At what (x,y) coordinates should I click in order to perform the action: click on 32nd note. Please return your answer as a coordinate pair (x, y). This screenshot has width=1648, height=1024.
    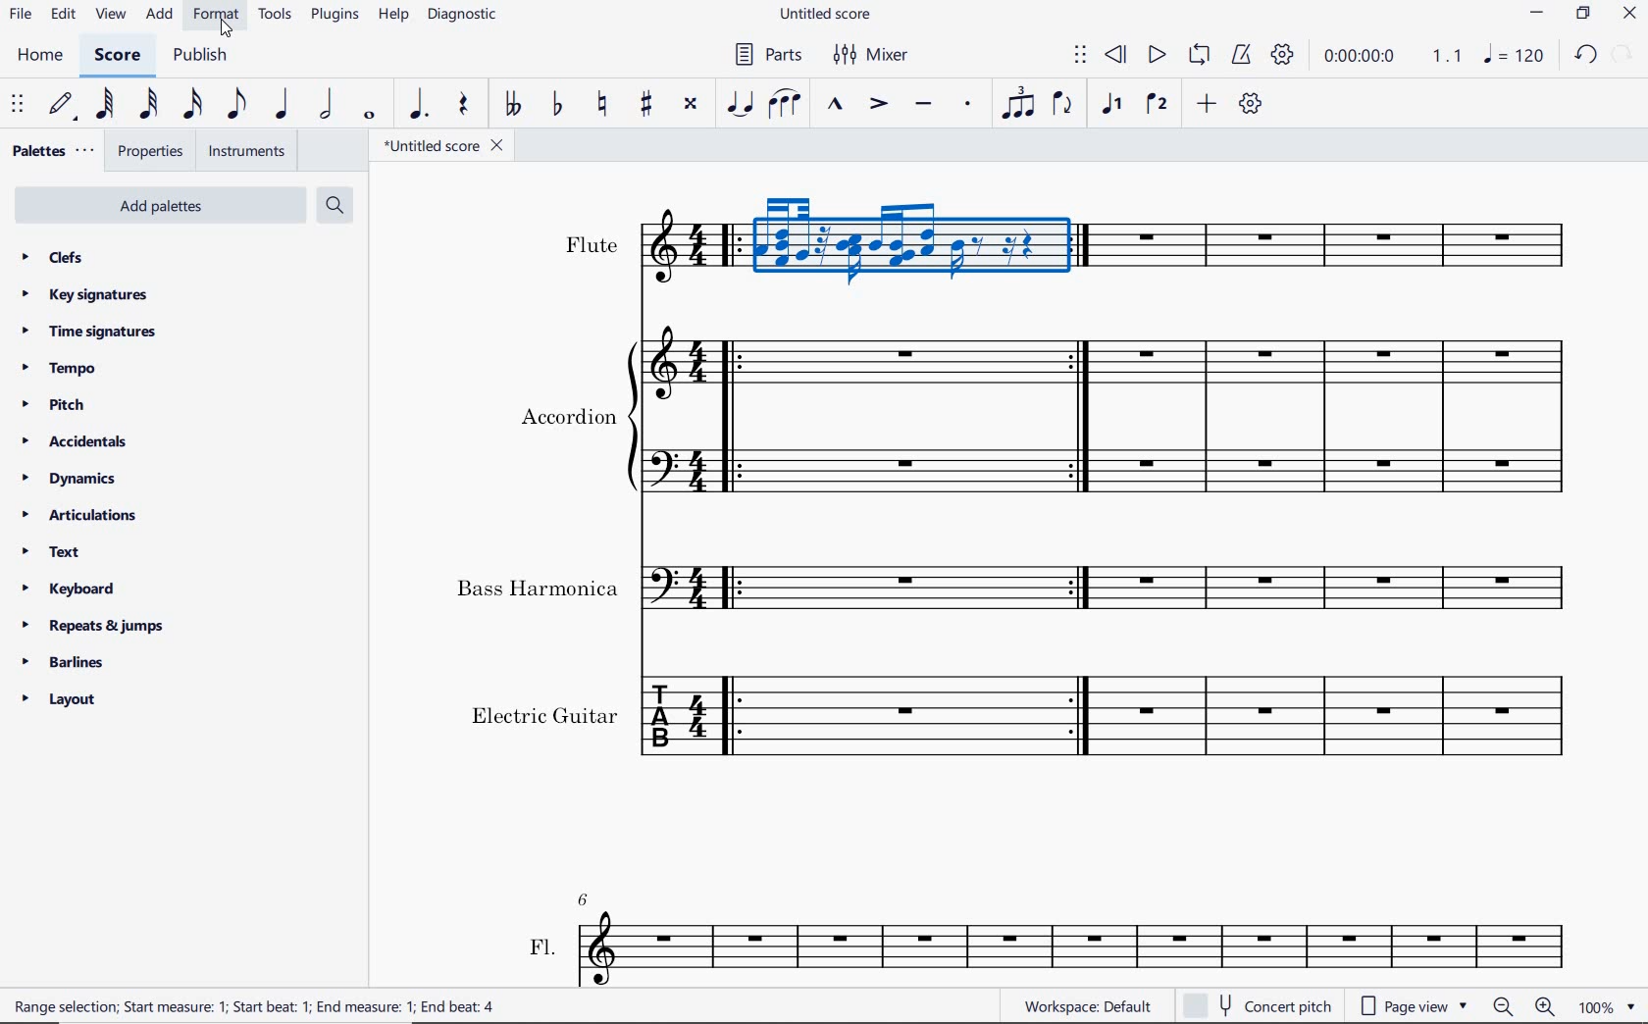
    Looking at the image, I should click on (148, 107).